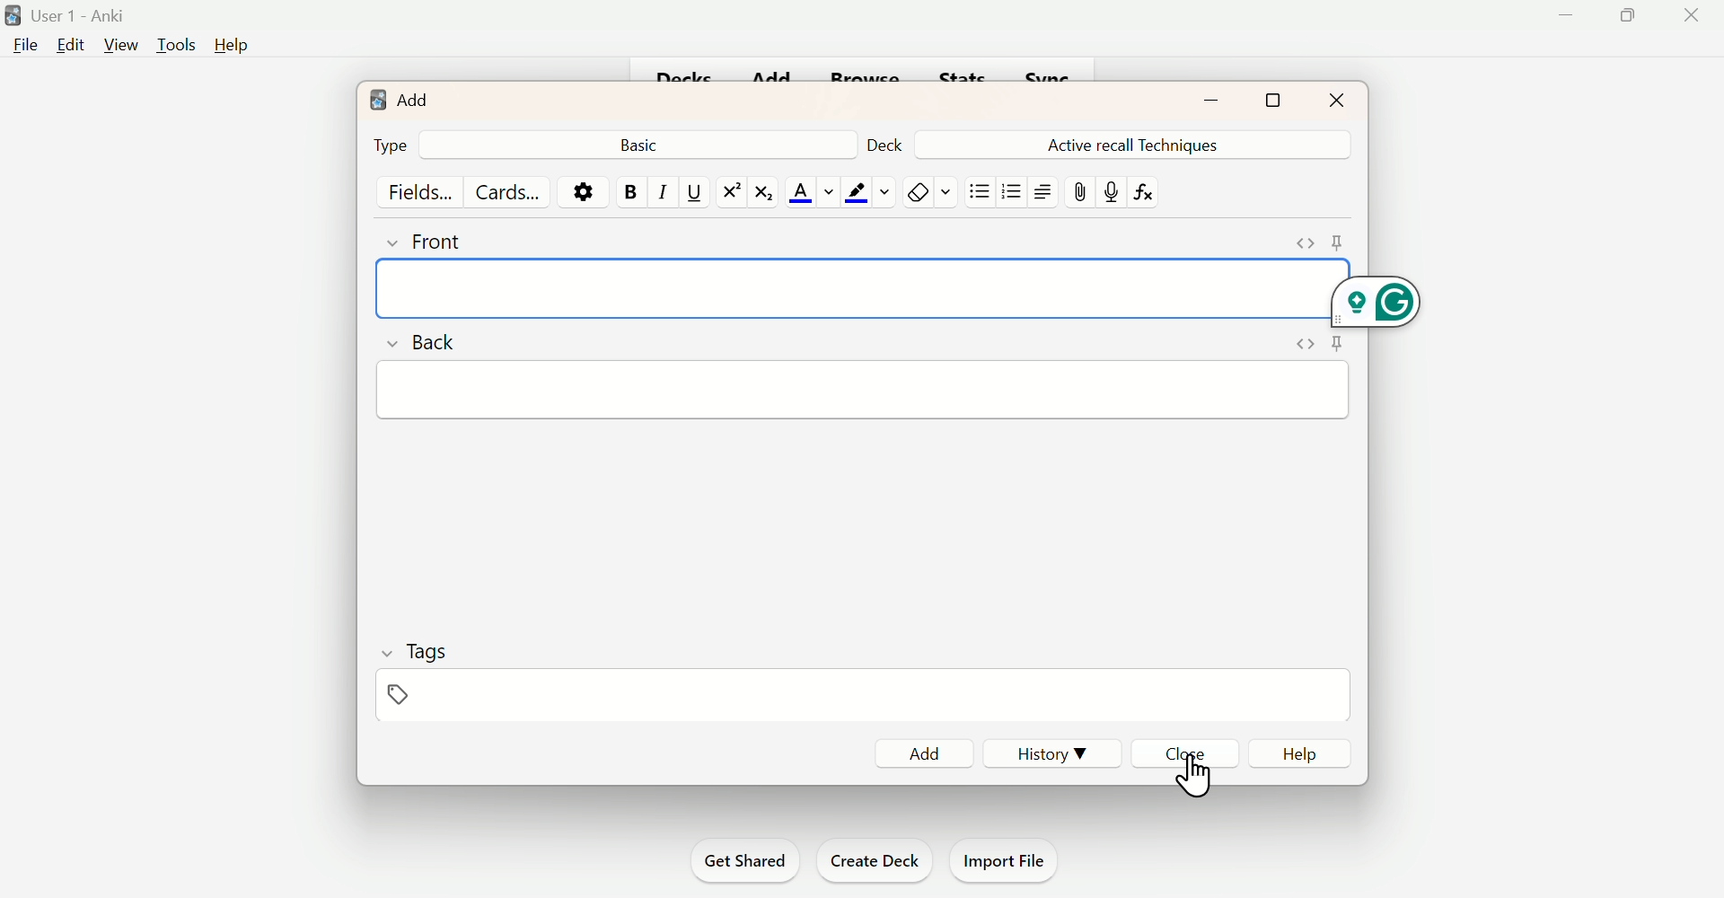 Image resolution: width=1724 pixels, height=898 pixels. I want to click on Unorganised List, so click(981, 190).